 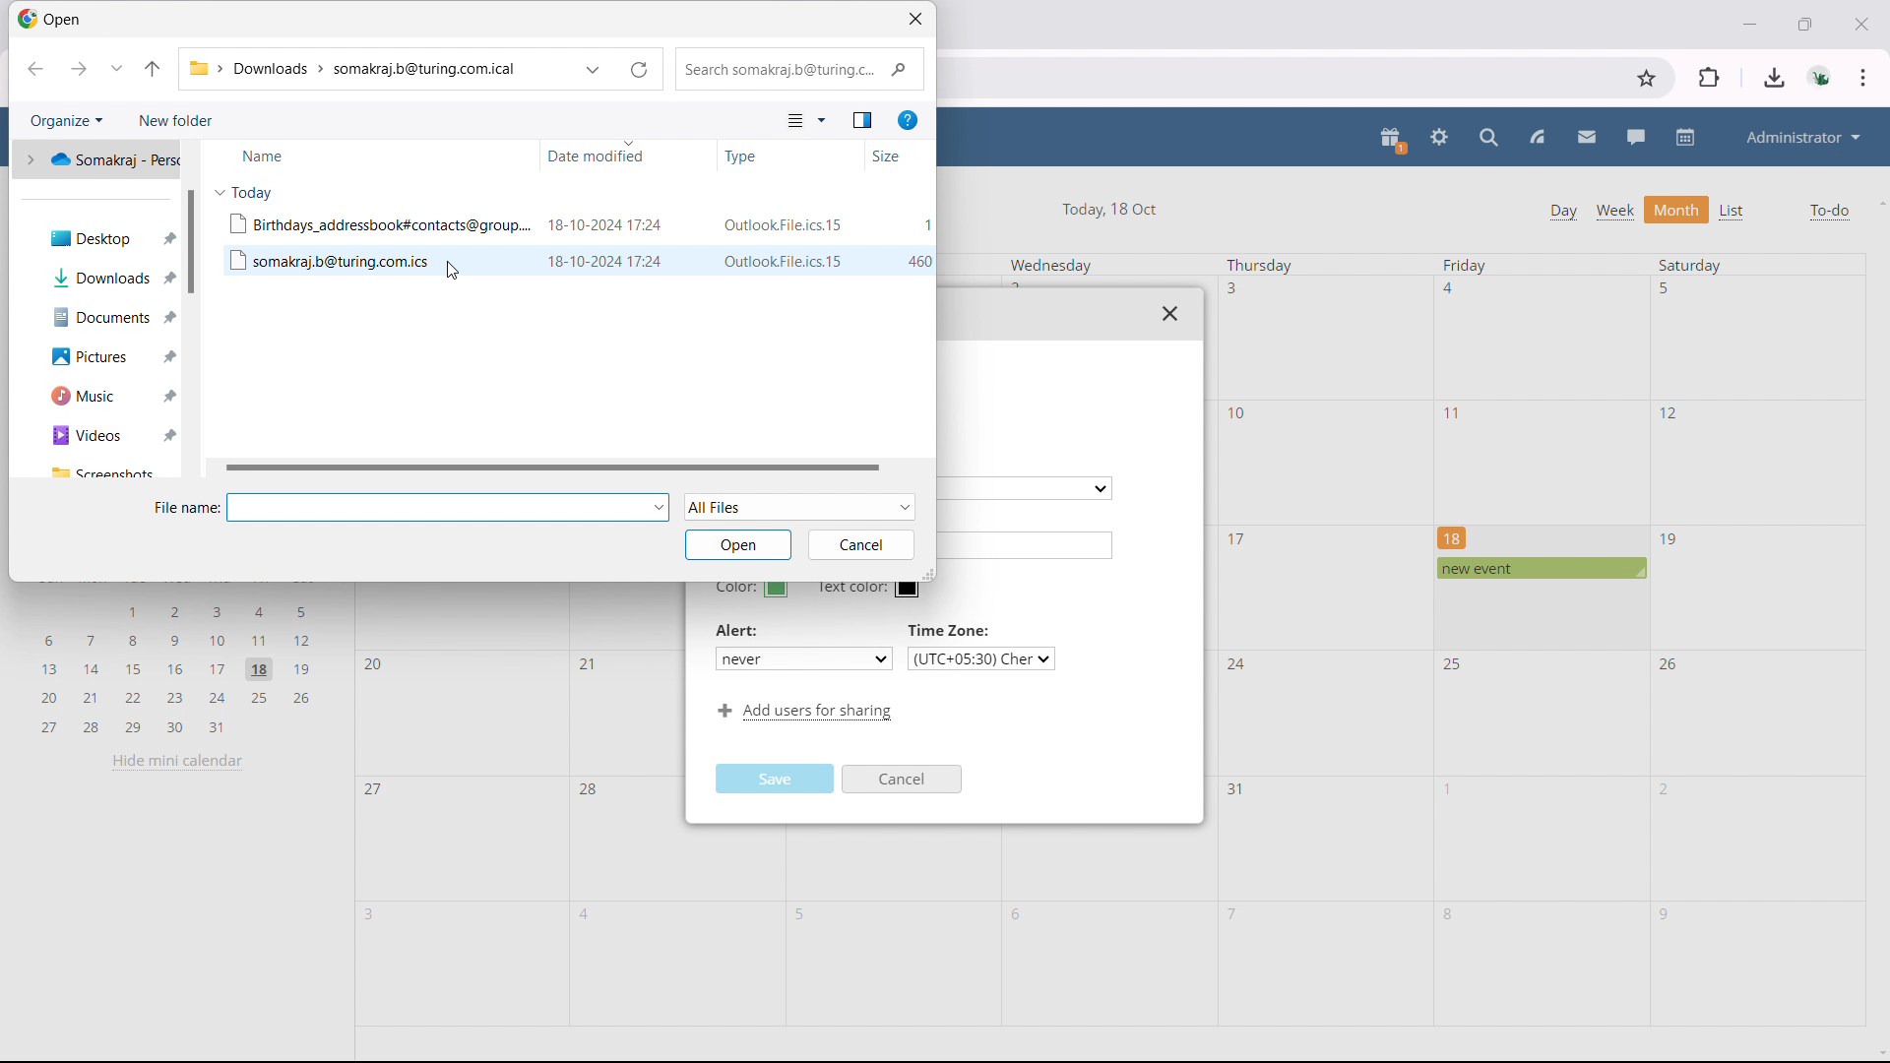 What do you see at coordinates (375, 792) in the screenshot?
I see `27` at bounding box center [375, 792].